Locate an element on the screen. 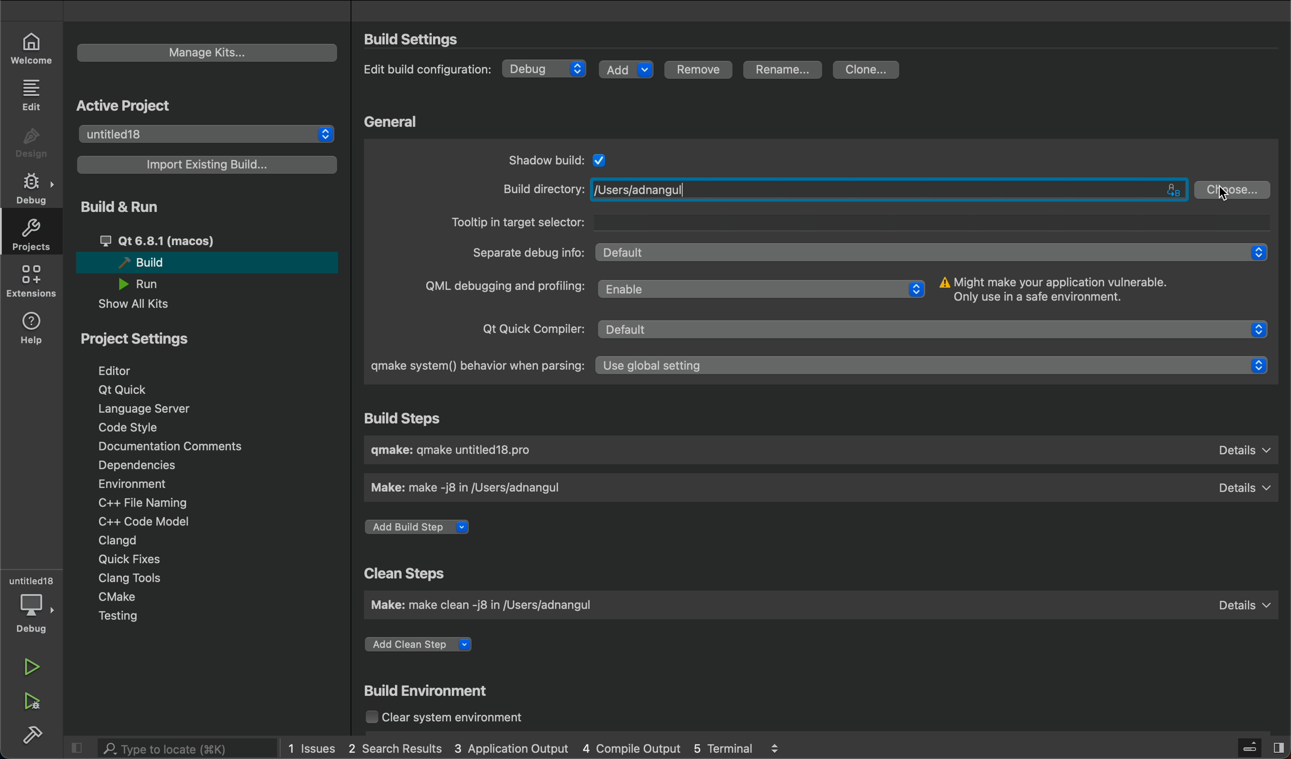  run is located at coordinates (32, 667).